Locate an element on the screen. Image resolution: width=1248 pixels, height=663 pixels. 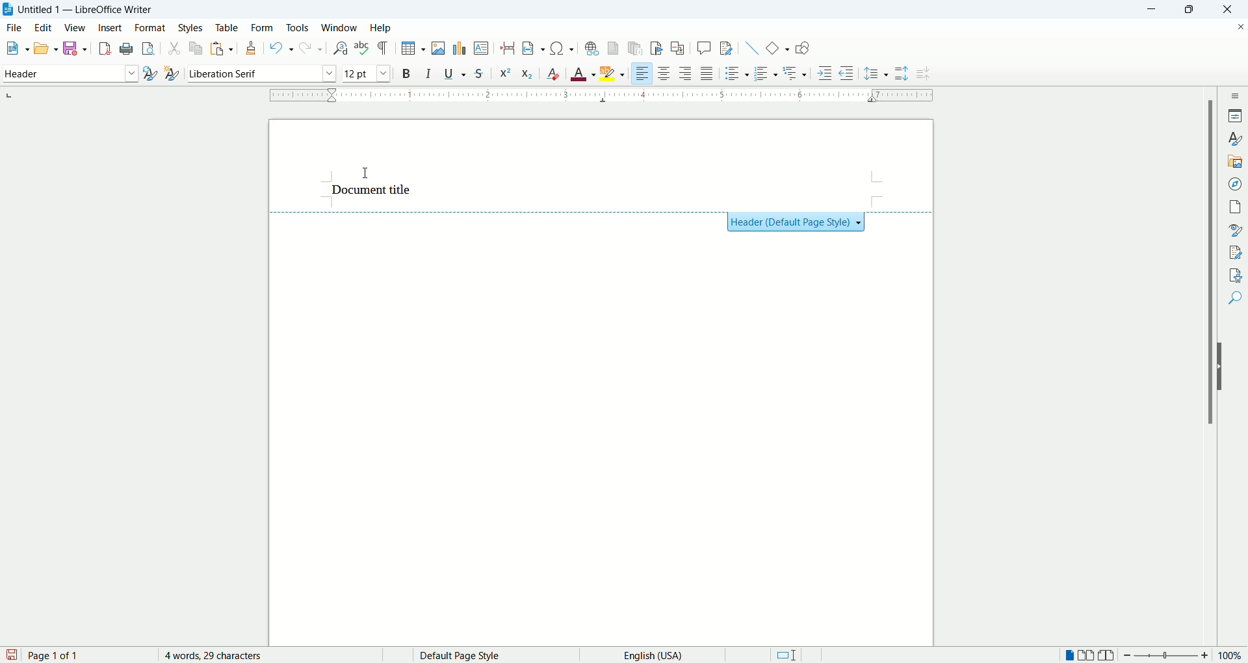
manage changes is located at coordinates (1235, 252).